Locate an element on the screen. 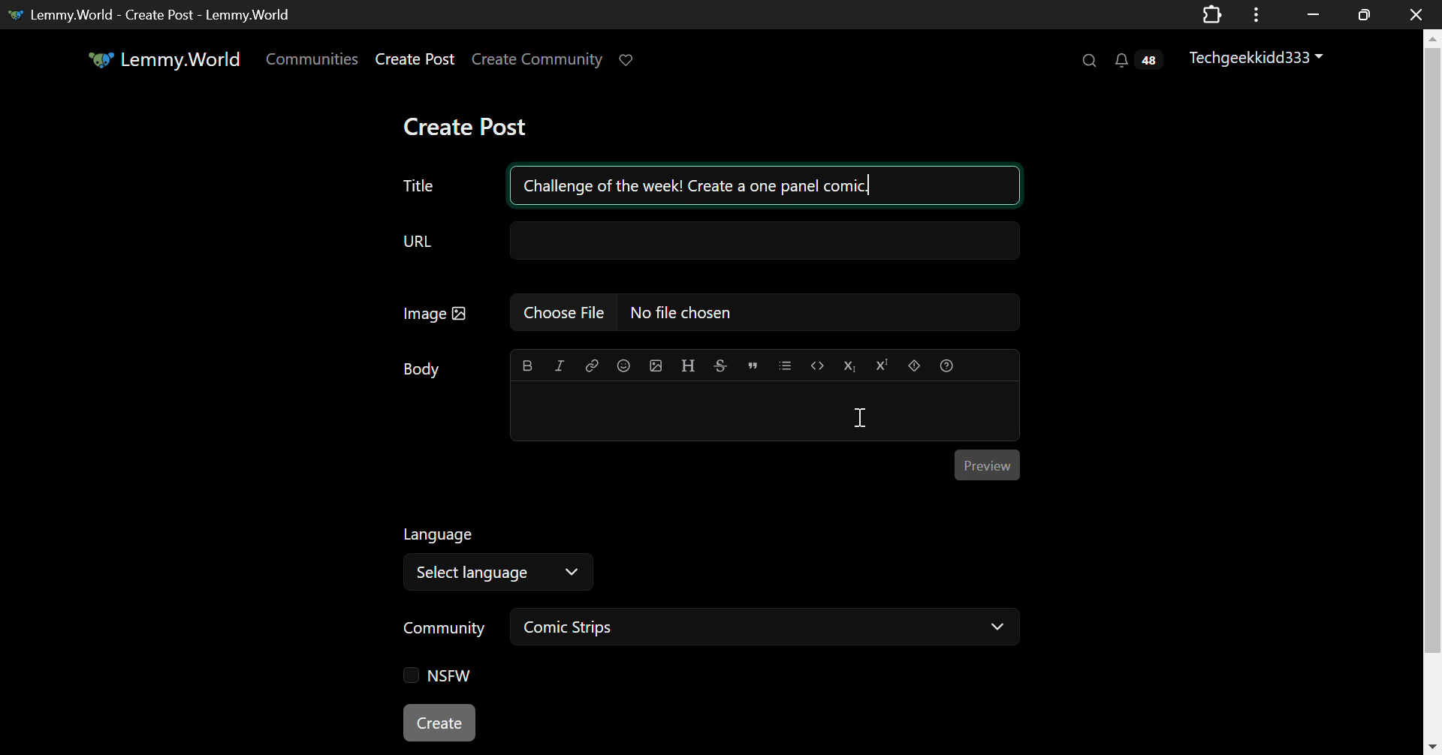  Title: Challenge of the week! Create a one pane comic. is located at coordinates (710, 183).